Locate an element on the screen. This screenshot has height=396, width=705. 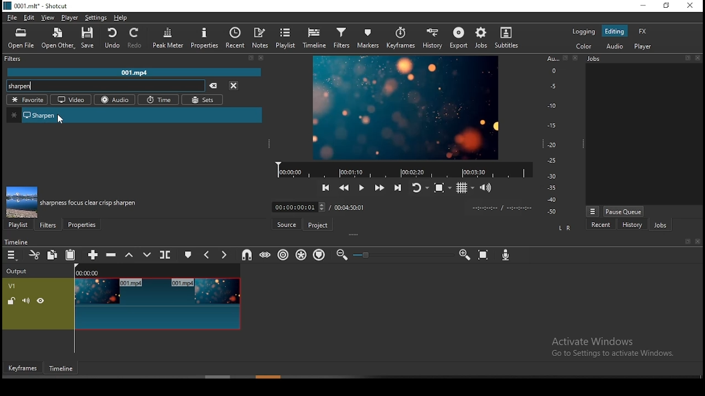
timeframe is located at coordinates (61, 369).